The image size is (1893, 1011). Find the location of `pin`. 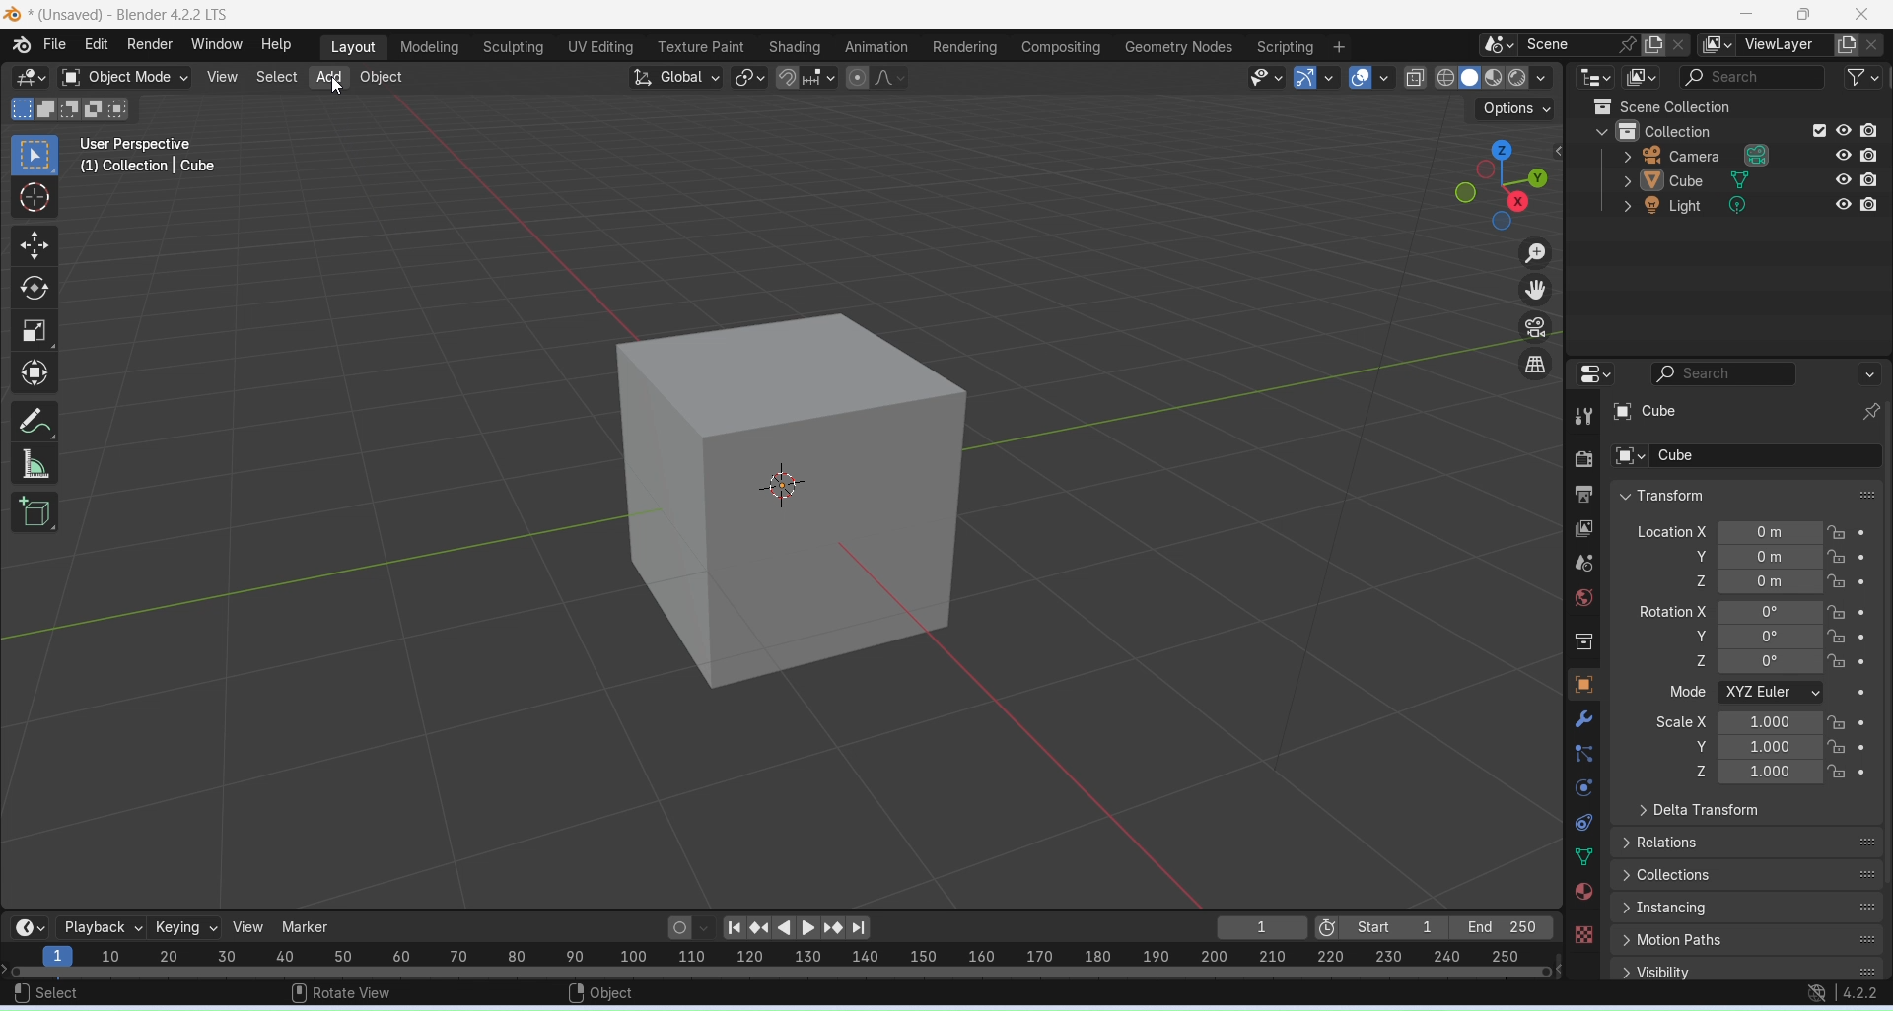

pin is located at coordinates (1625, 44).